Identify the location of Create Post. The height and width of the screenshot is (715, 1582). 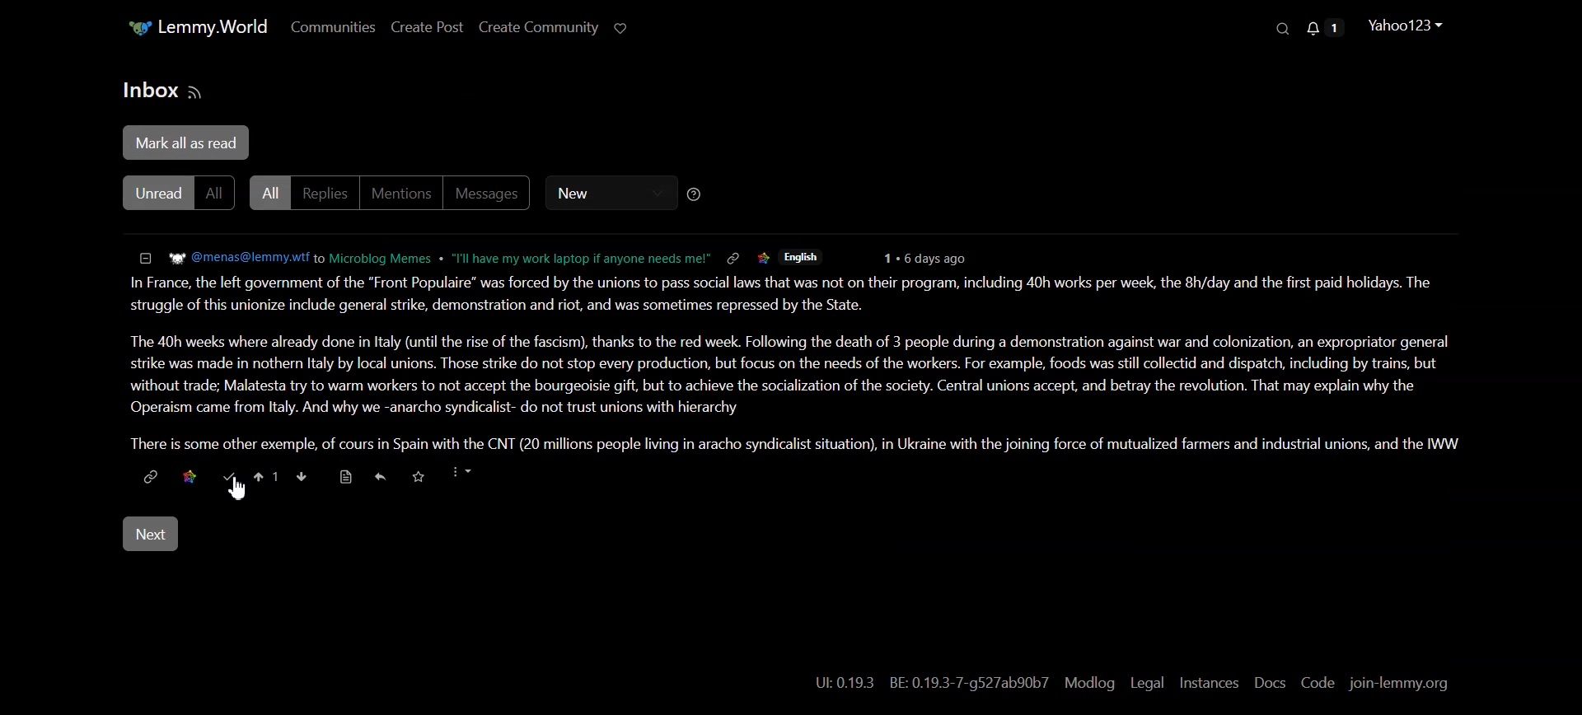
(419, 28).